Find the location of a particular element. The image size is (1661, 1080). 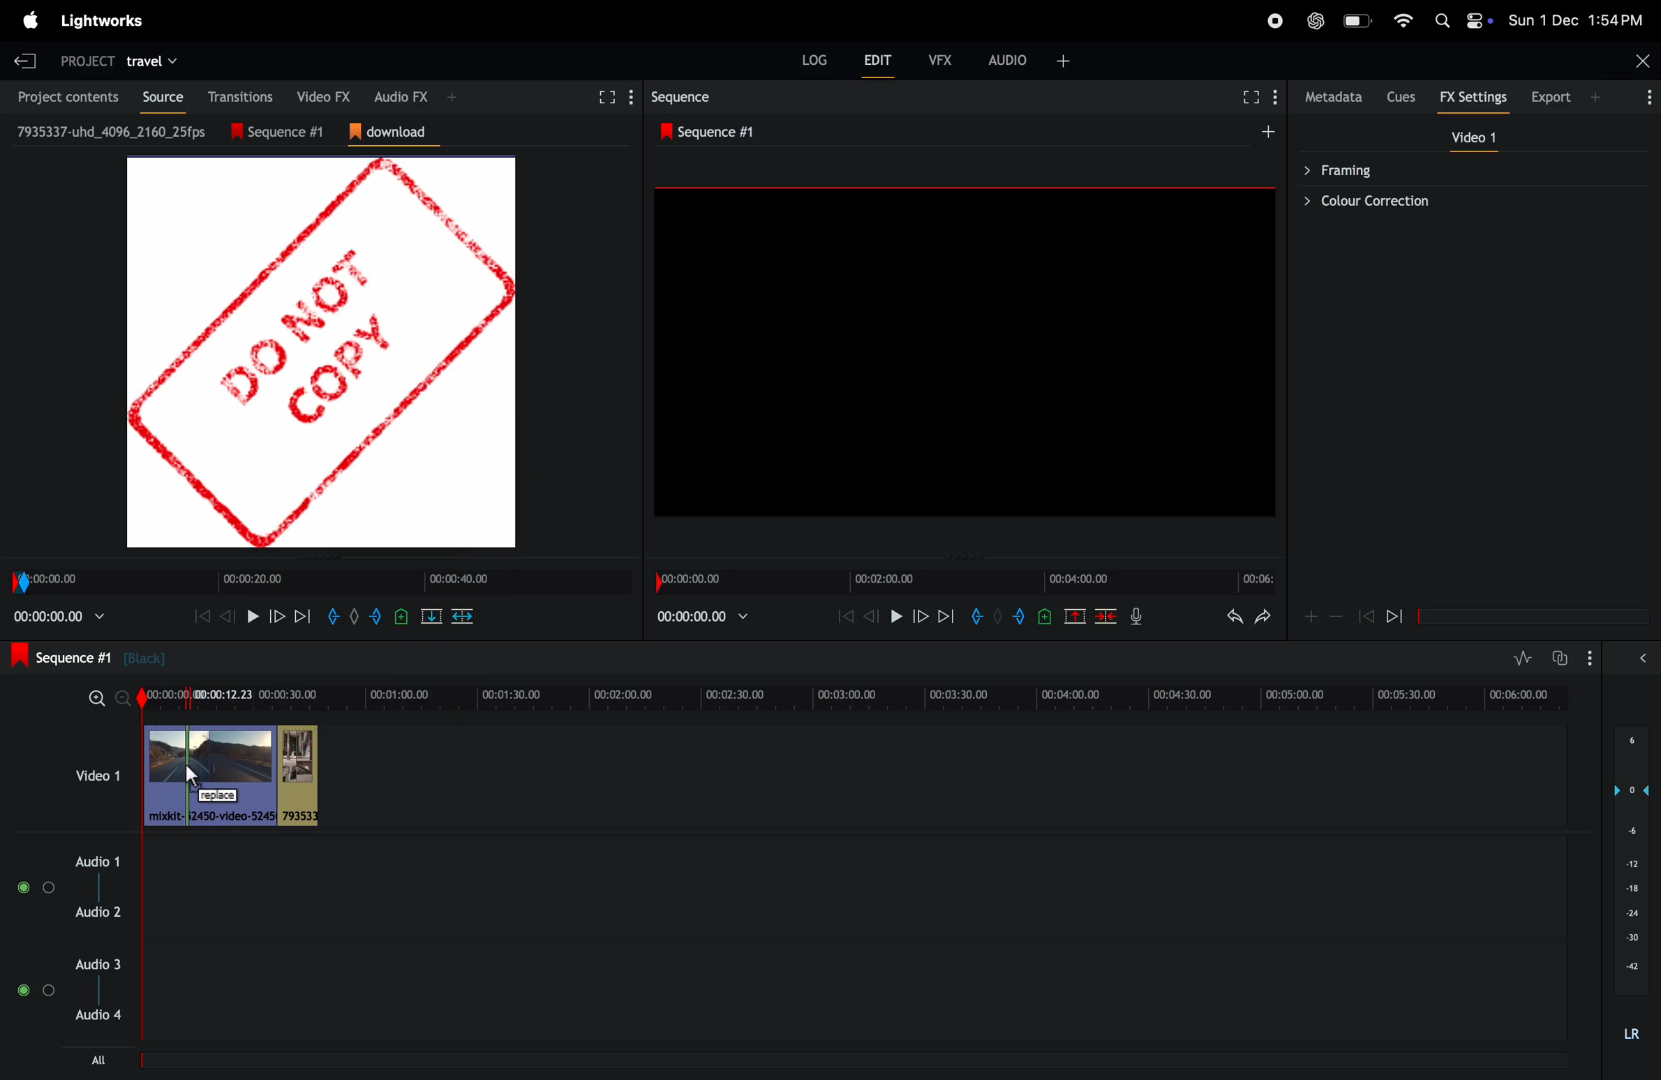

wifi is located at coordinates (1403, 20).